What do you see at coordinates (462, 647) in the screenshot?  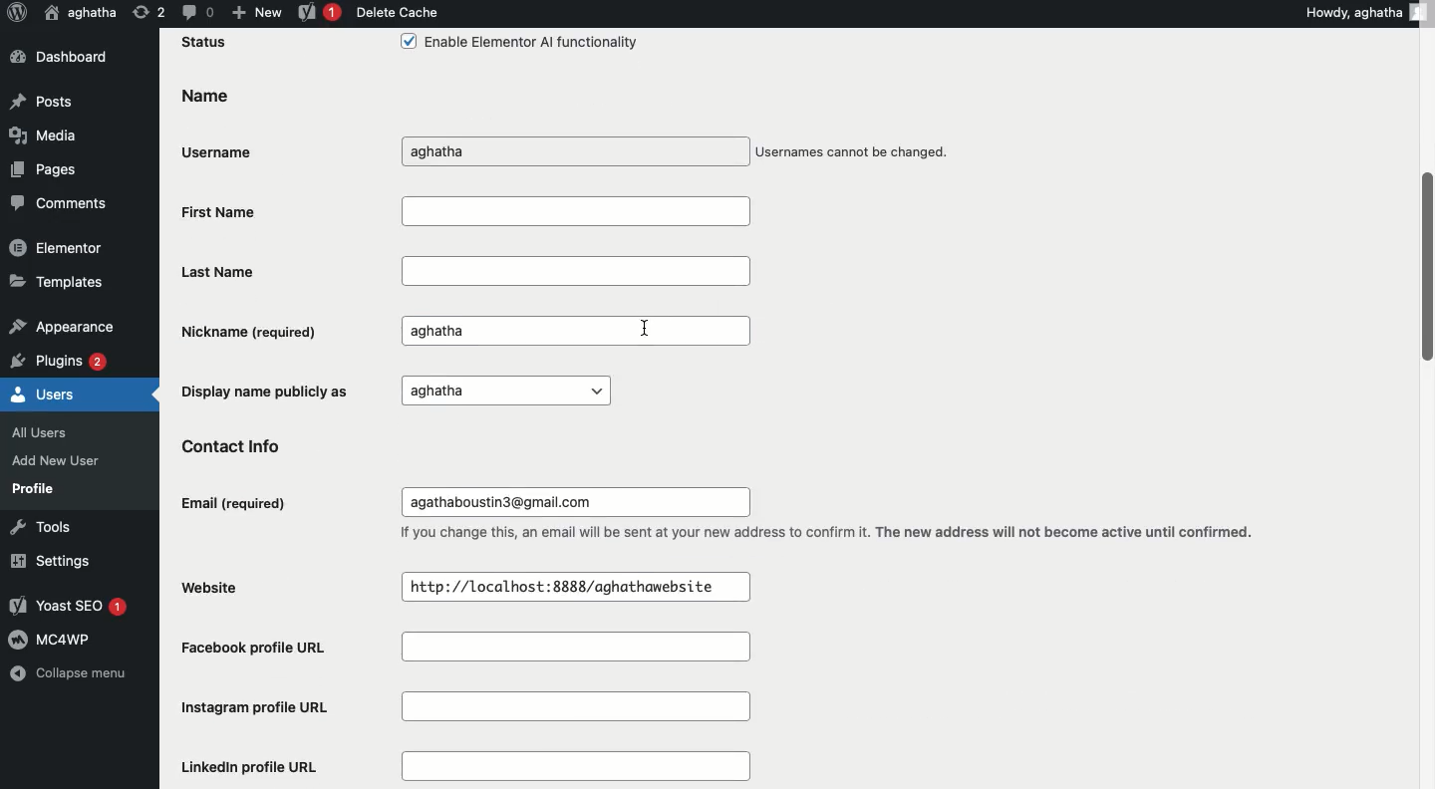 I see `Facebook profile URL` at bounding box center [462, 647].